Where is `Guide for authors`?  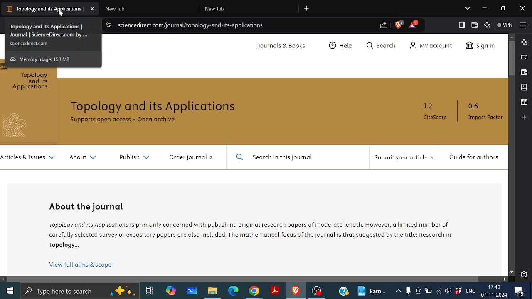 Guide for authors is located at coordinates (473, 158).